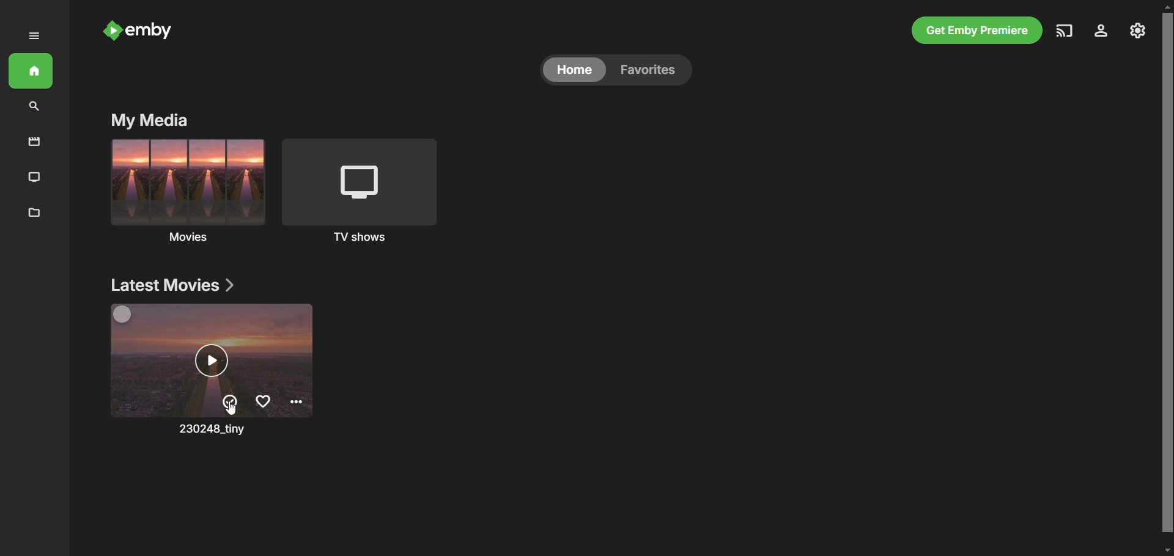 Image resolution: width=1174 pixels, height=556 pixels. Describe the element at coordinates (236, 408) in the screenshot. I see `cursor` at that location.